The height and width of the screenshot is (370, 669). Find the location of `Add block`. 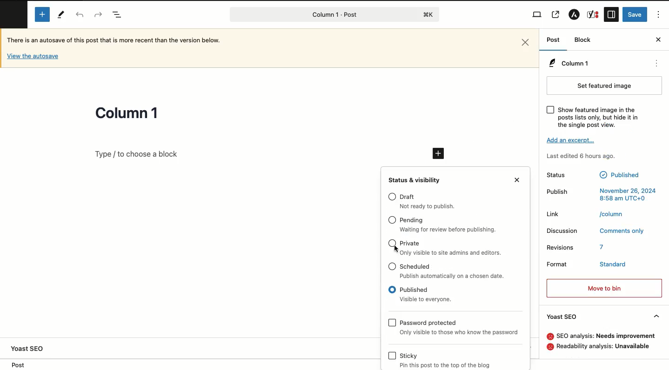

Add block is located at coordinates (439, 153).